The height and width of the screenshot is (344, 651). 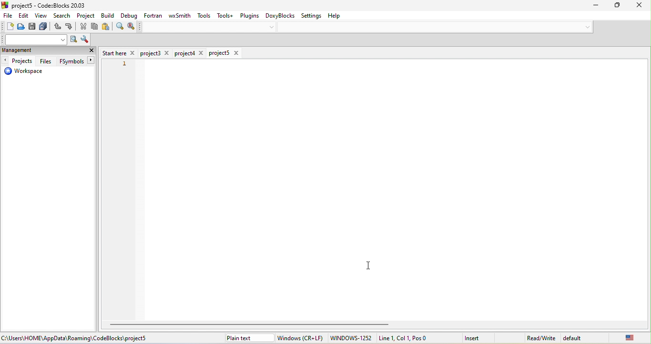 What do you see at coordinates (24, 72) in the screenshot?
I see `workspace` at bounding box center [24, 72].